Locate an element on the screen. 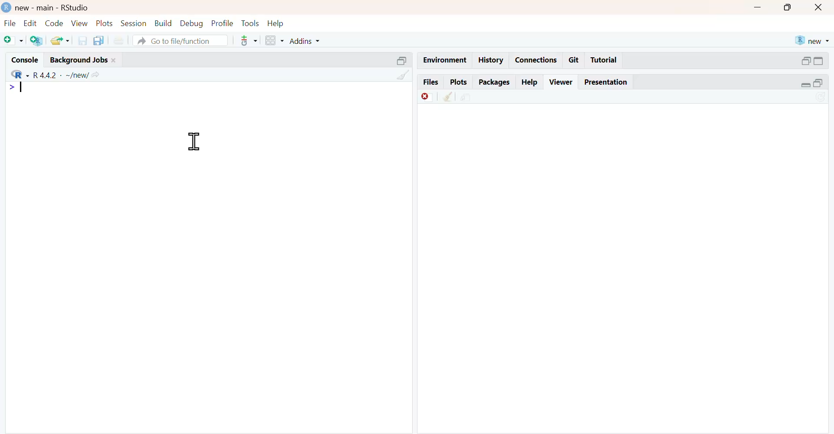  logo is located at coordinates (7, 7).